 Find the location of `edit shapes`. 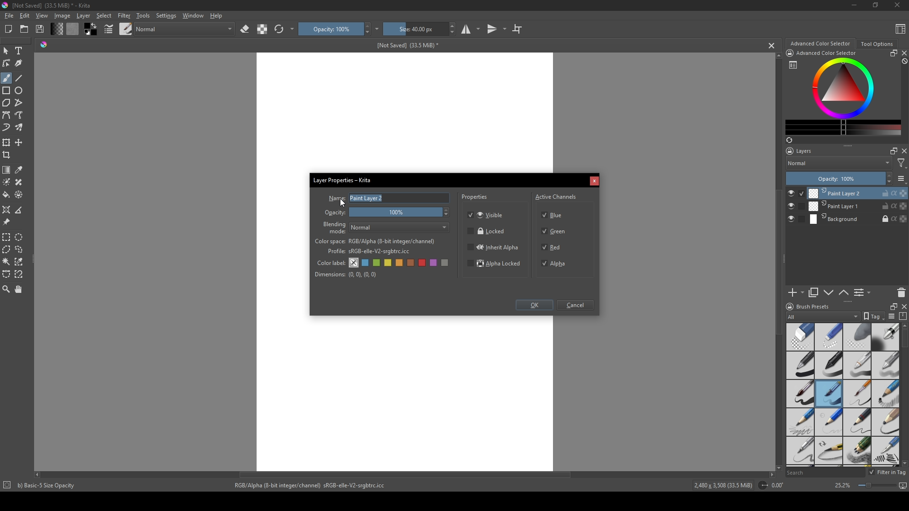

edit shapes is located at coordinates (7, 63).